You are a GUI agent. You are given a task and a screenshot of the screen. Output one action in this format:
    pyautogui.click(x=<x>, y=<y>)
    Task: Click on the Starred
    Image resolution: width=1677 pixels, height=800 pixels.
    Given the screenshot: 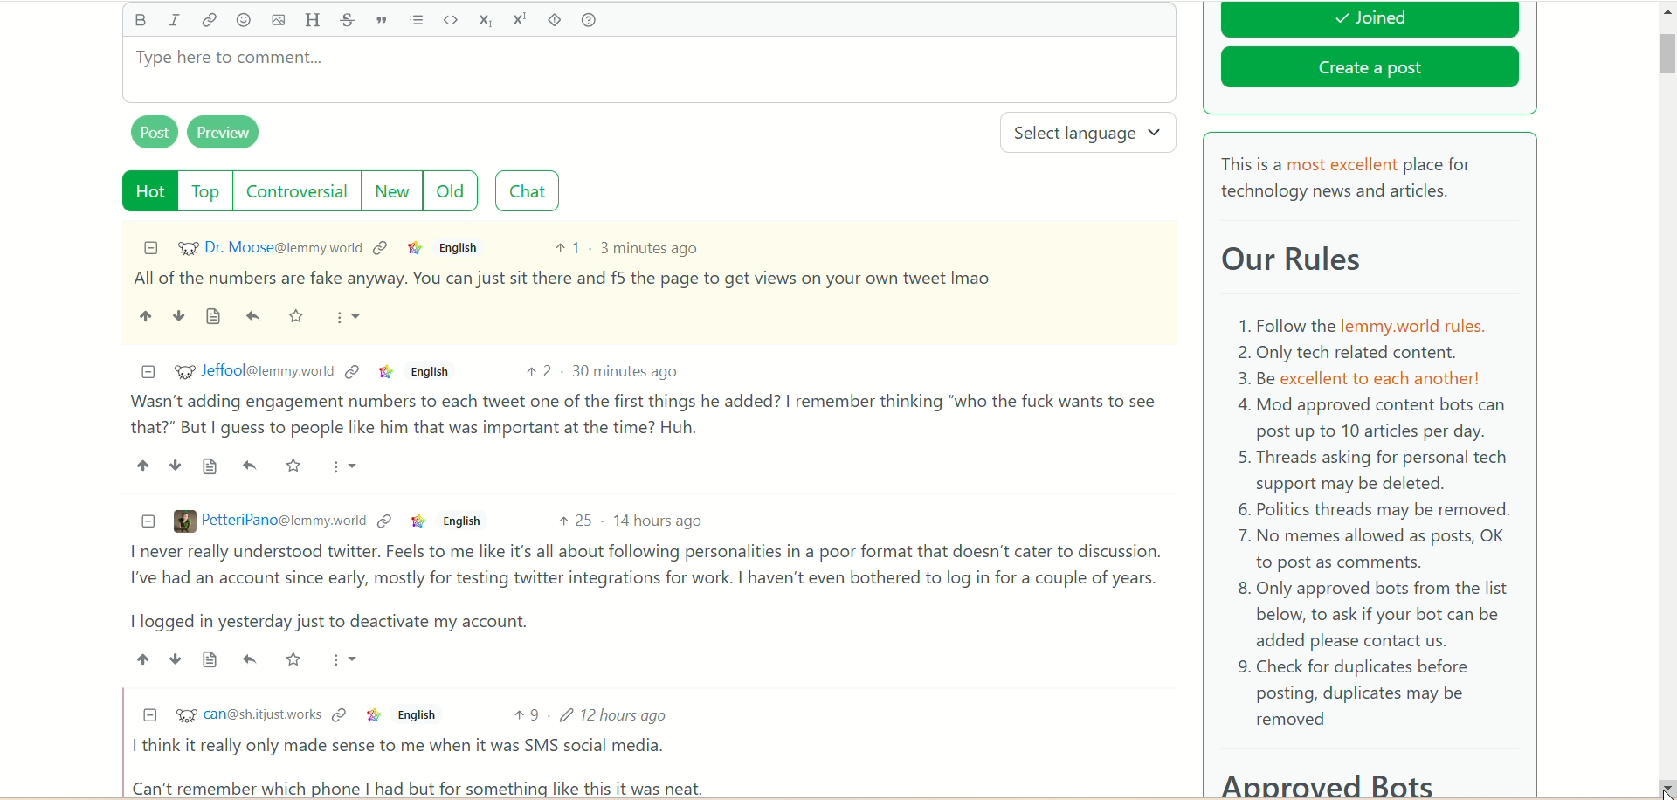 What is the action you would take?
    pyautogui.click(x=299, y=317)
    